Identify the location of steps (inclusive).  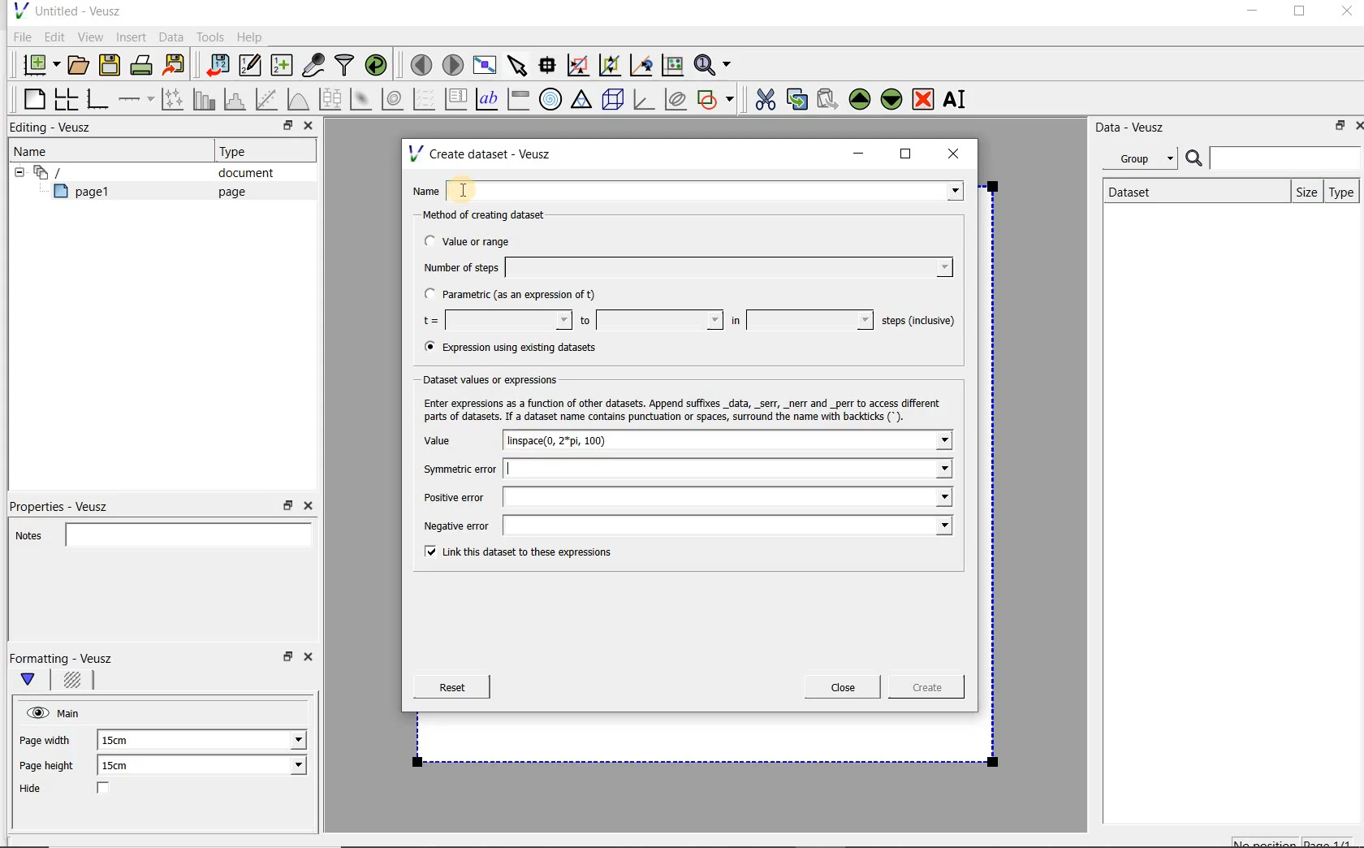
(919, 322).